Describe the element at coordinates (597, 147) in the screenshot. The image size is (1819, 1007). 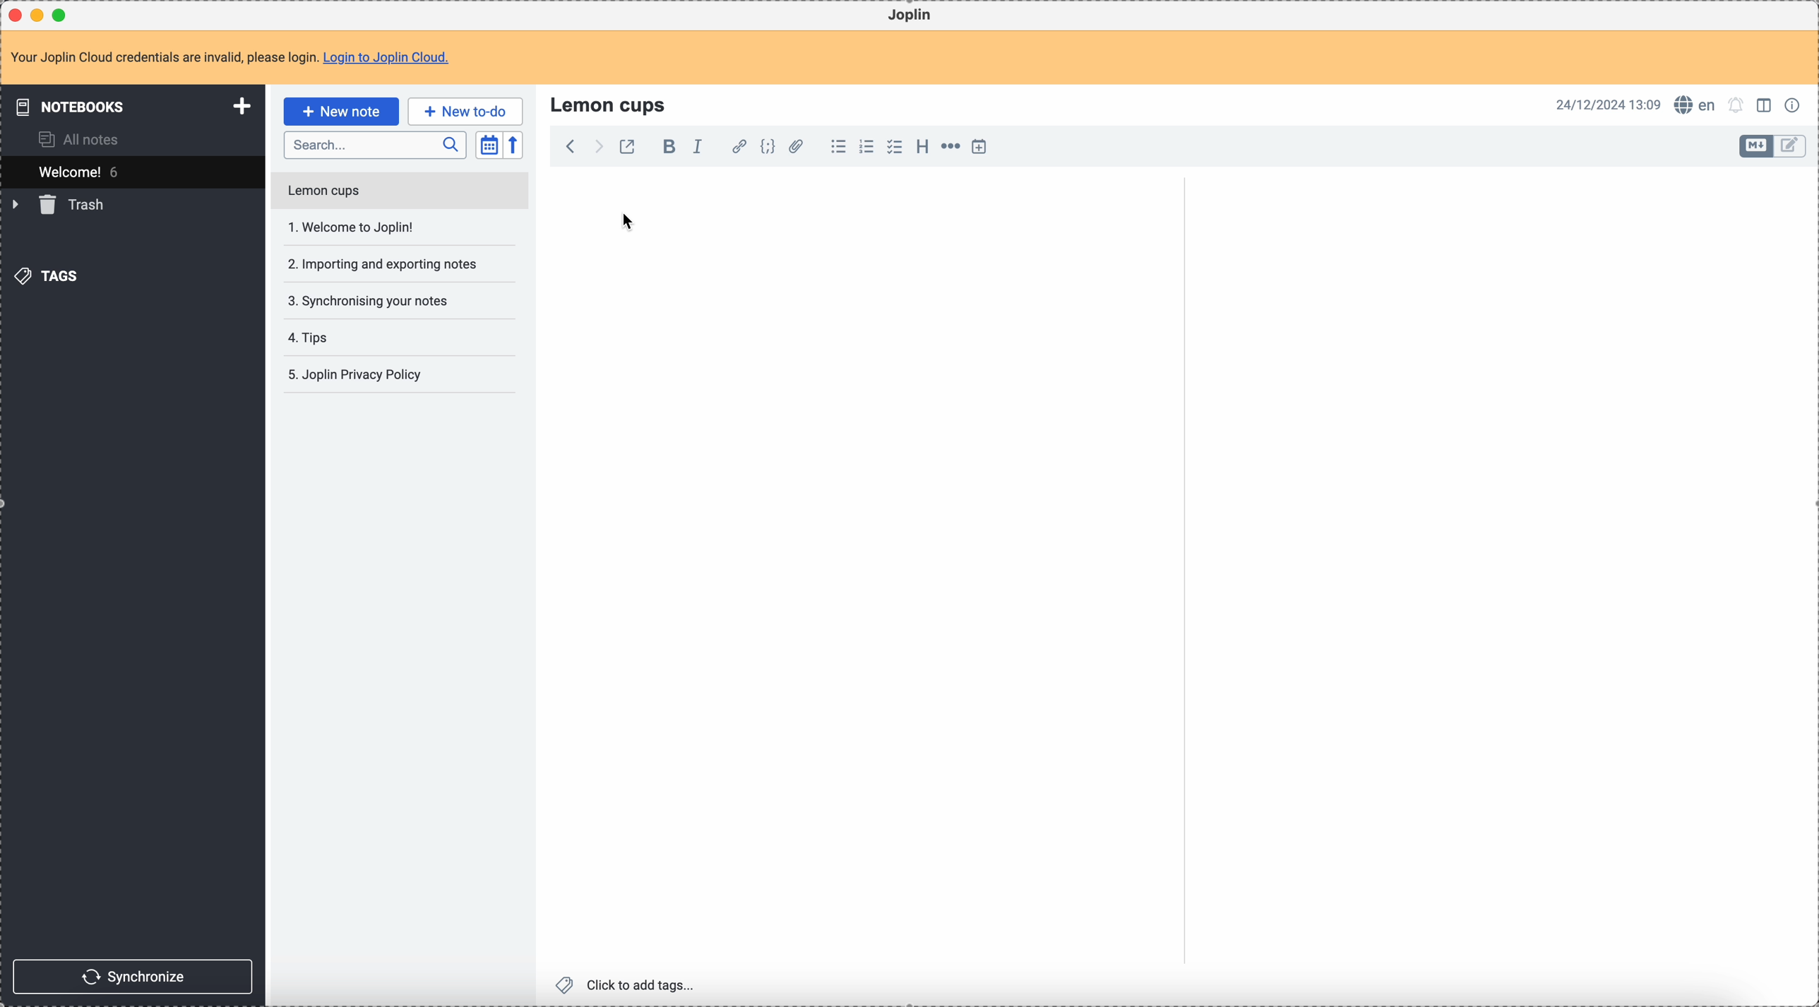
I see `foward` at that location.